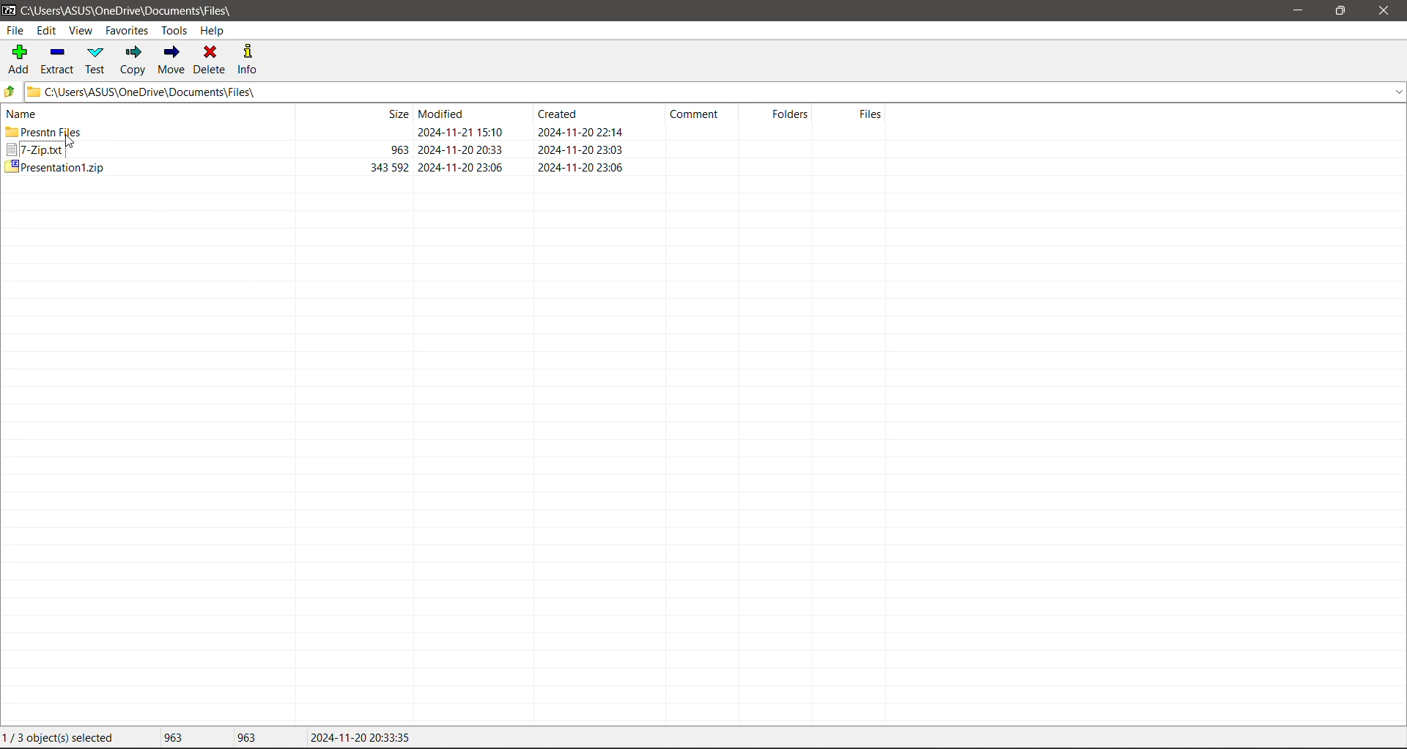  Describe the element at coordinates (421, 168) in the screenshot. I see `` at that location.